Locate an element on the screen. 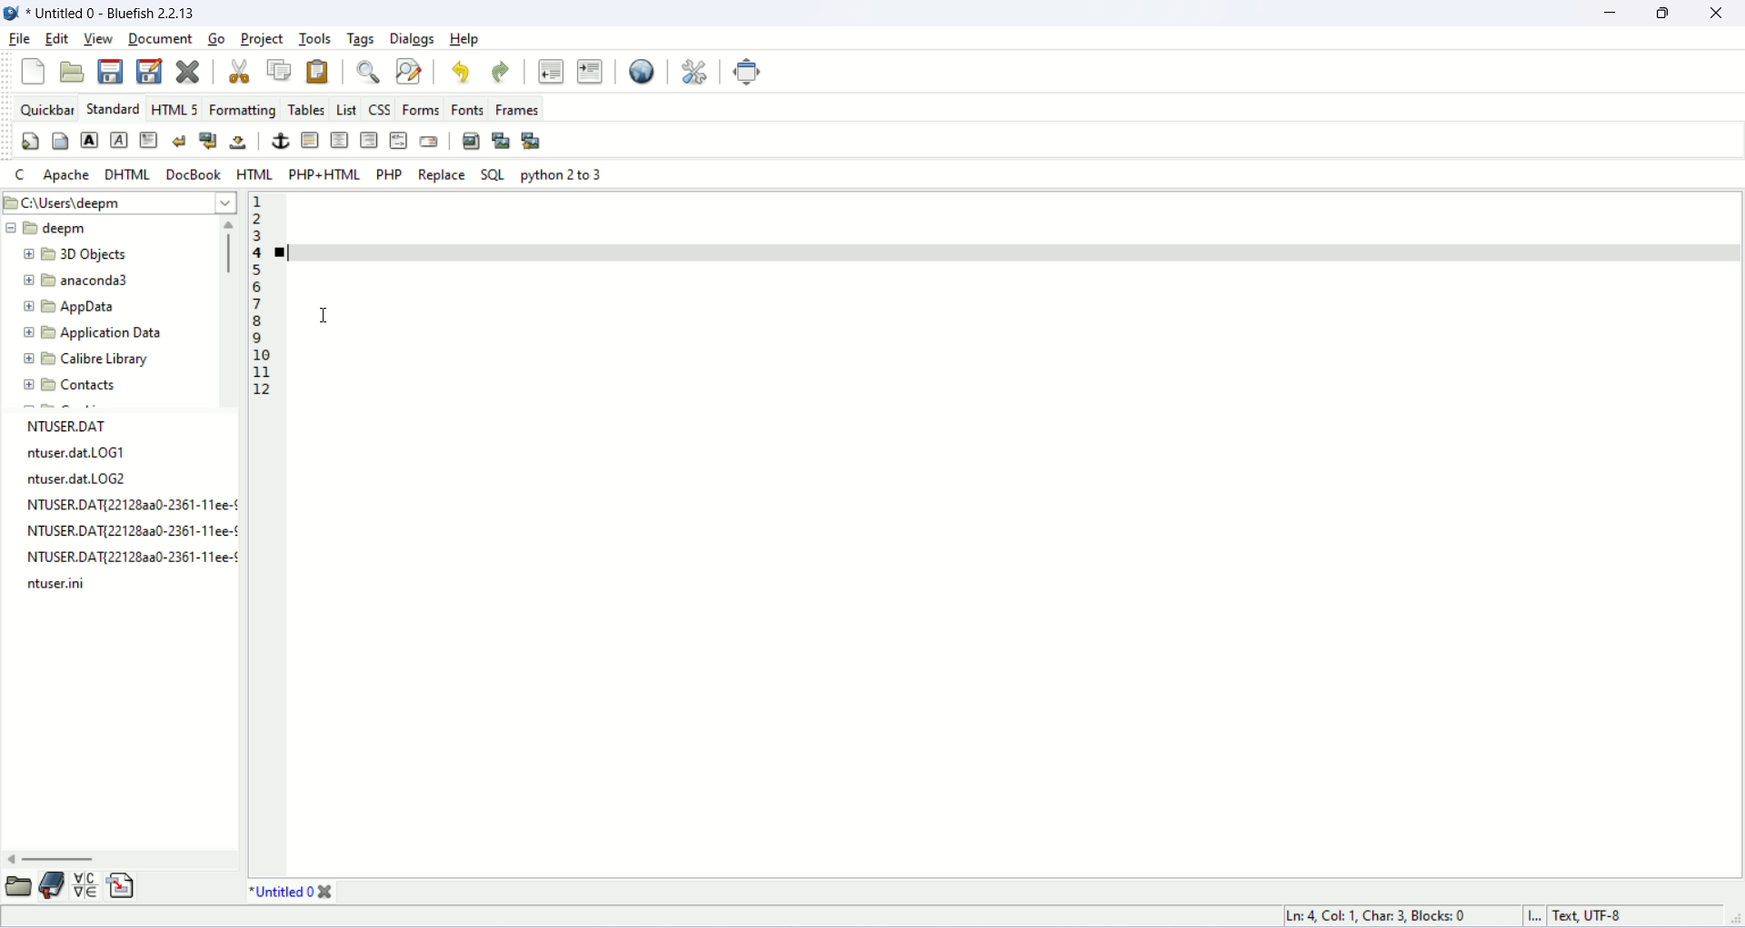 The image size is (1745, 928). file is located at coordinates (17, 36).